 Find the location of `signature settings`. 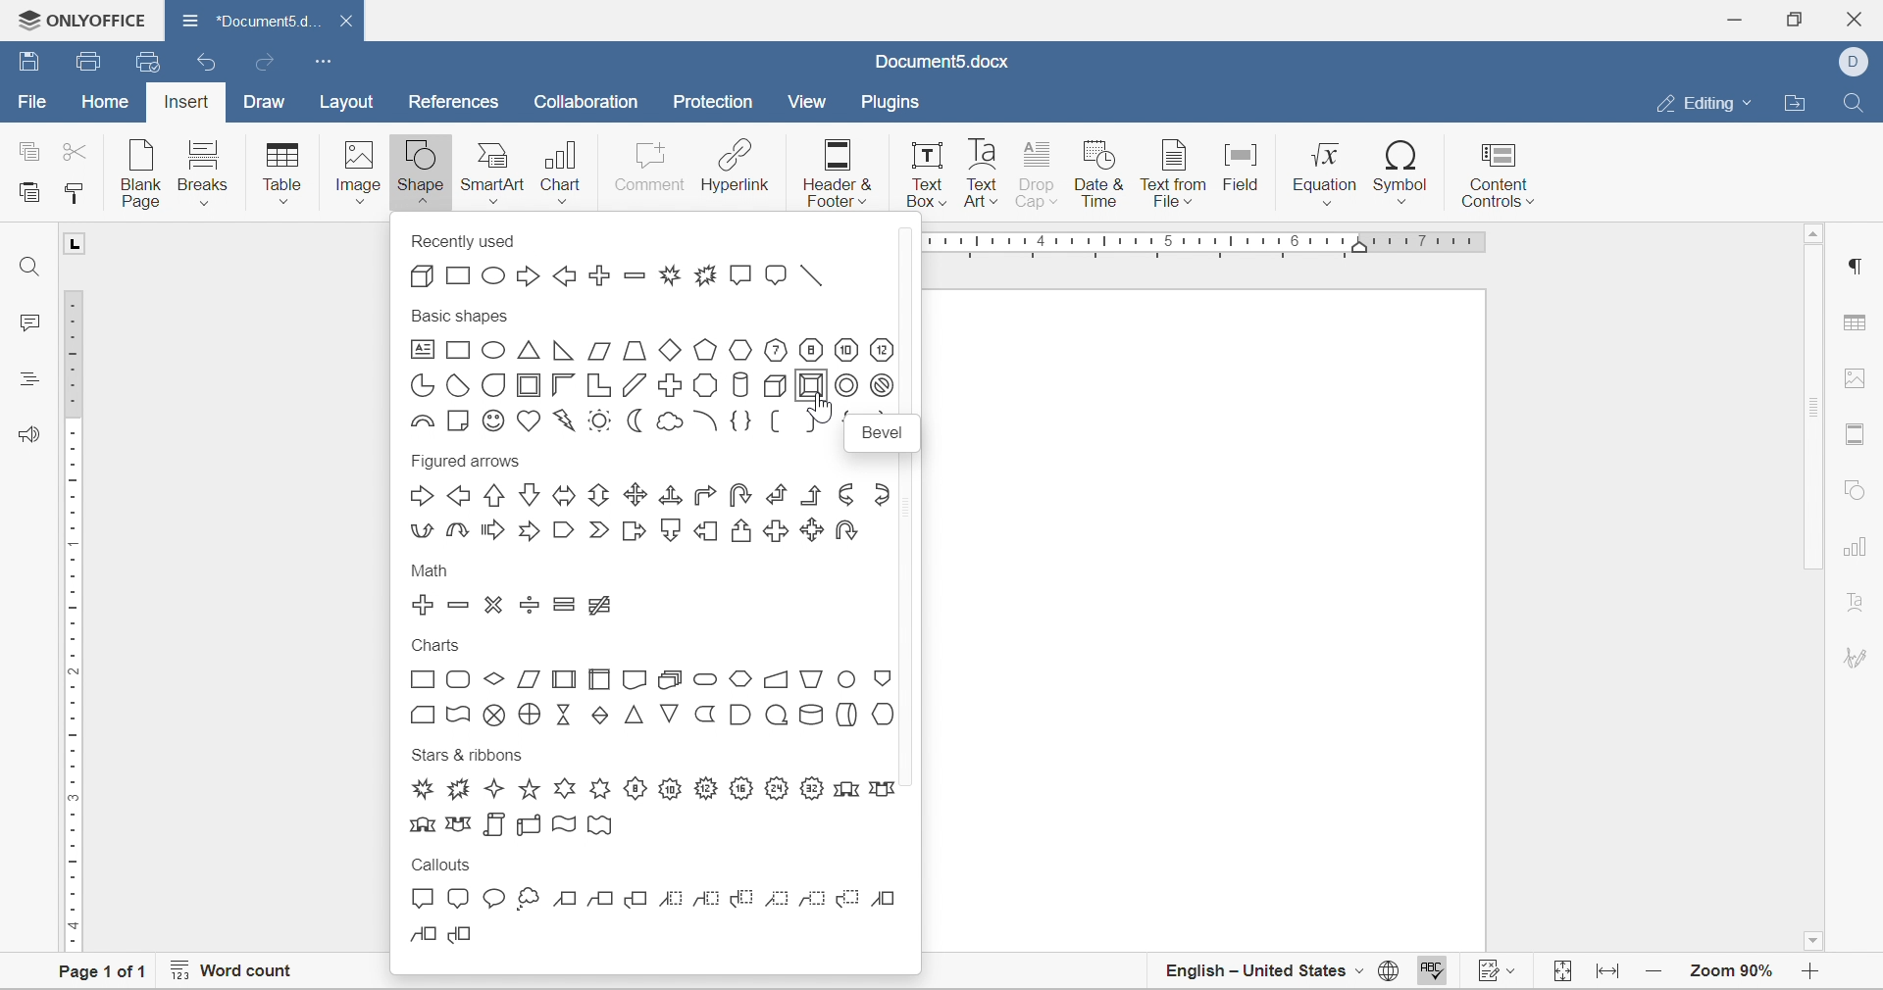

signature settings is located at coordinates (1858, 657).